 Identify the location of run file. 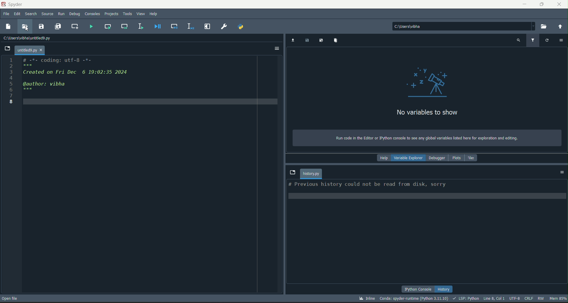
(91, 27).